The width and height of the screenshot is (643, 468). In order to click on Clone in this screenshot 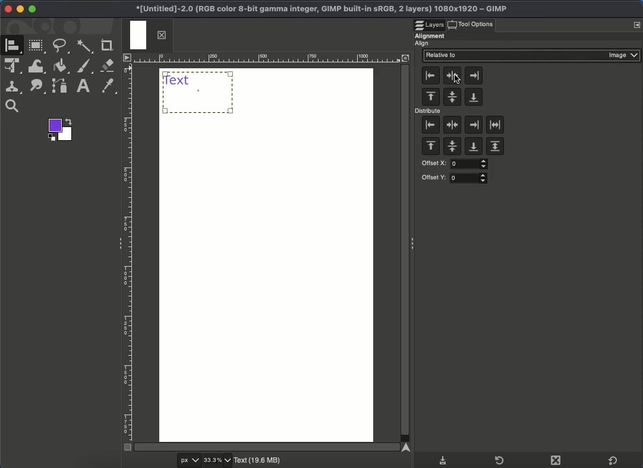, I will do `click(14, 87)`.